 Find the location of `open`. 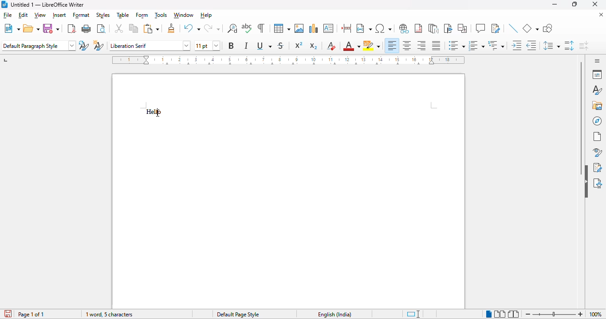

open is located at coordinates (32, 29).